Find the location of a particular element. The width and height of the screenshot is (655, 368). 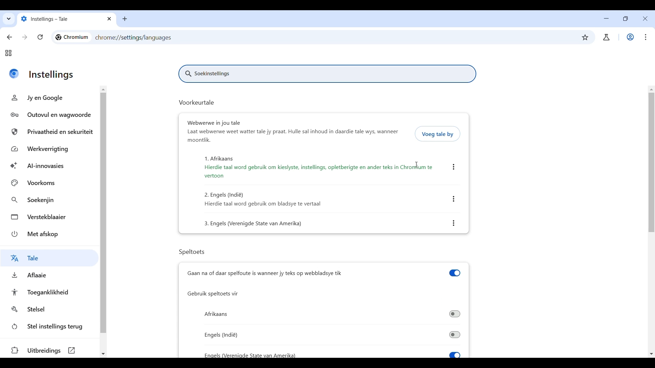

Quick slide to top is located at coordinates (651, 90).